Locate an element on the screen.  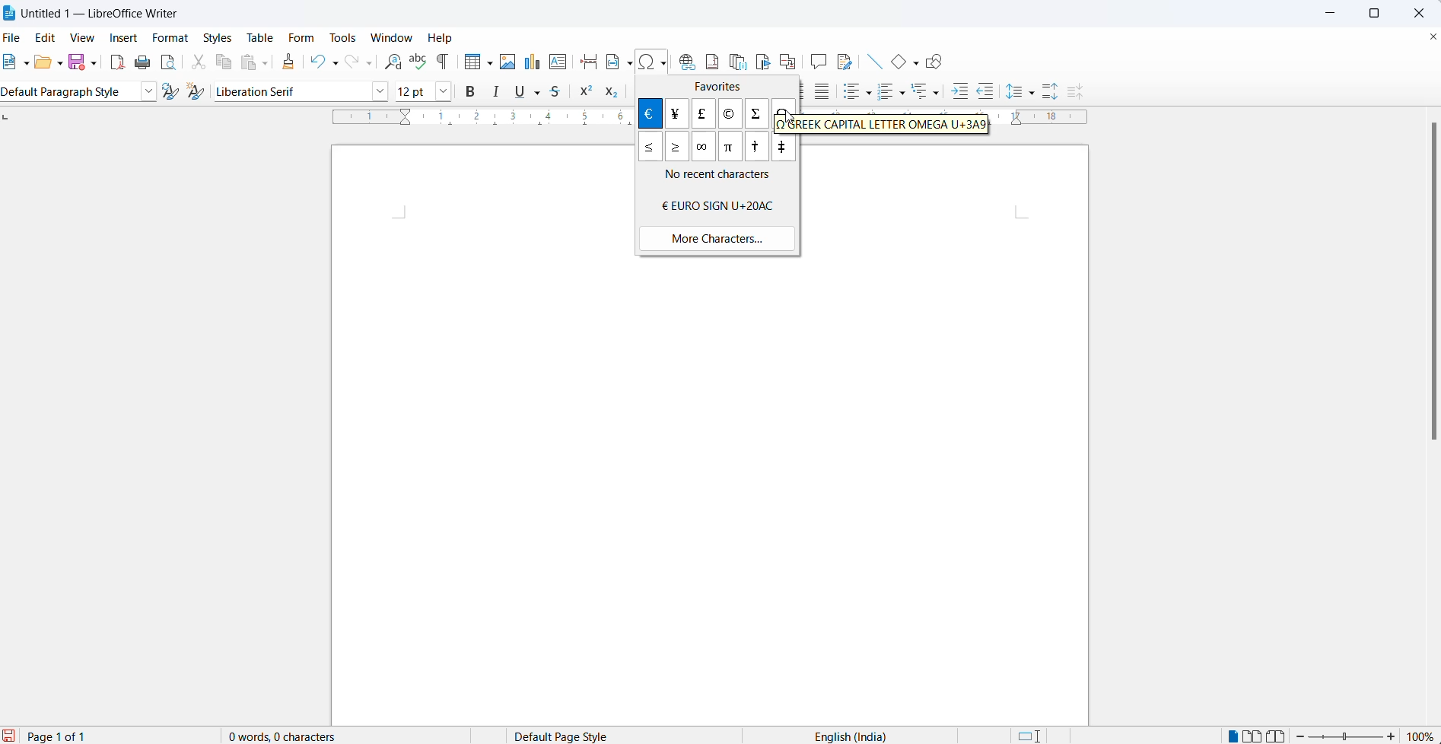
justified is located at coordinates (825, 93).